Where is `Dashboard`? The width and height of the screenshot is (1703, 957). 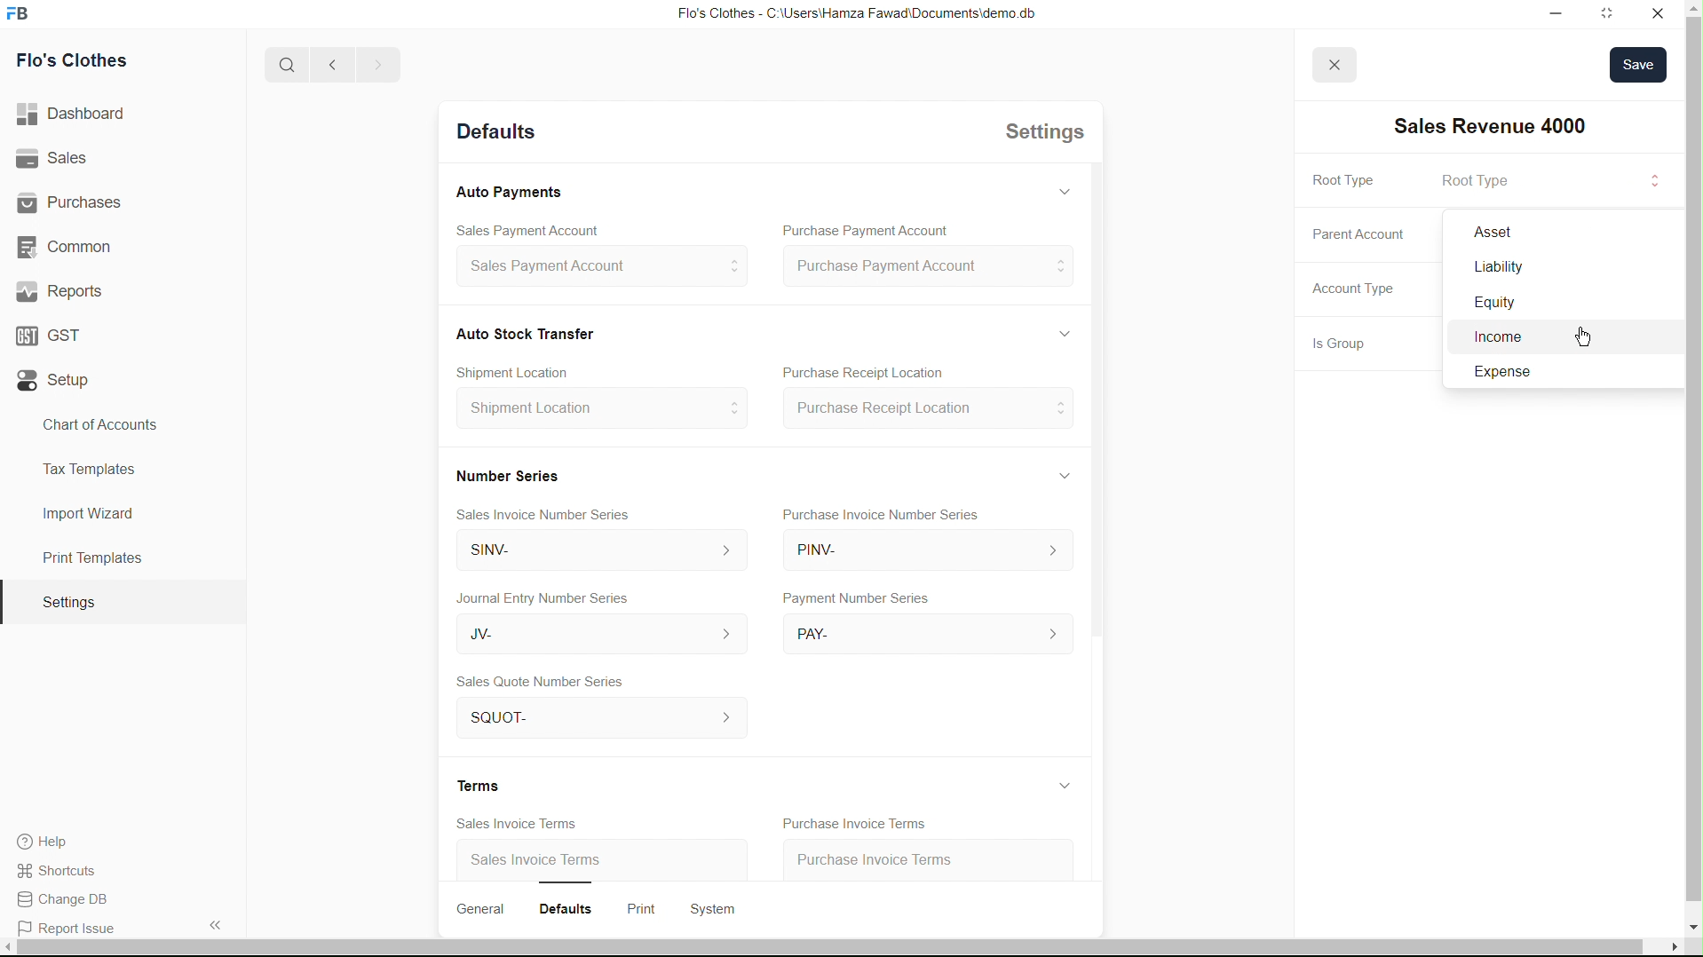 Dashboard is located at coordinates (77, 115).